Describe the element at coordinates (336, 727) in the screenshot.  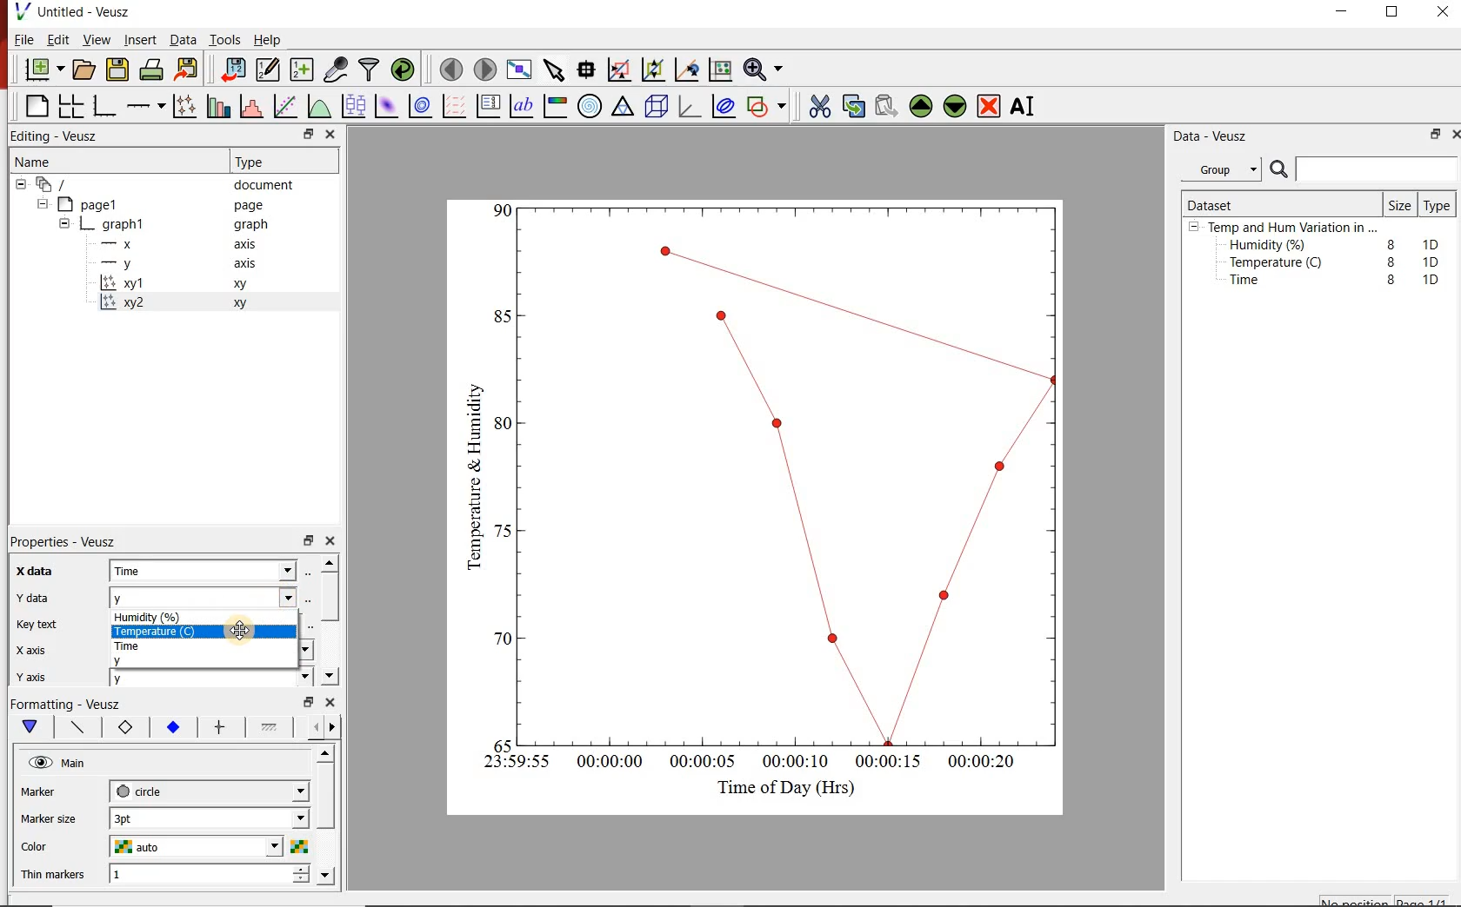
I see `go forward` at that location.